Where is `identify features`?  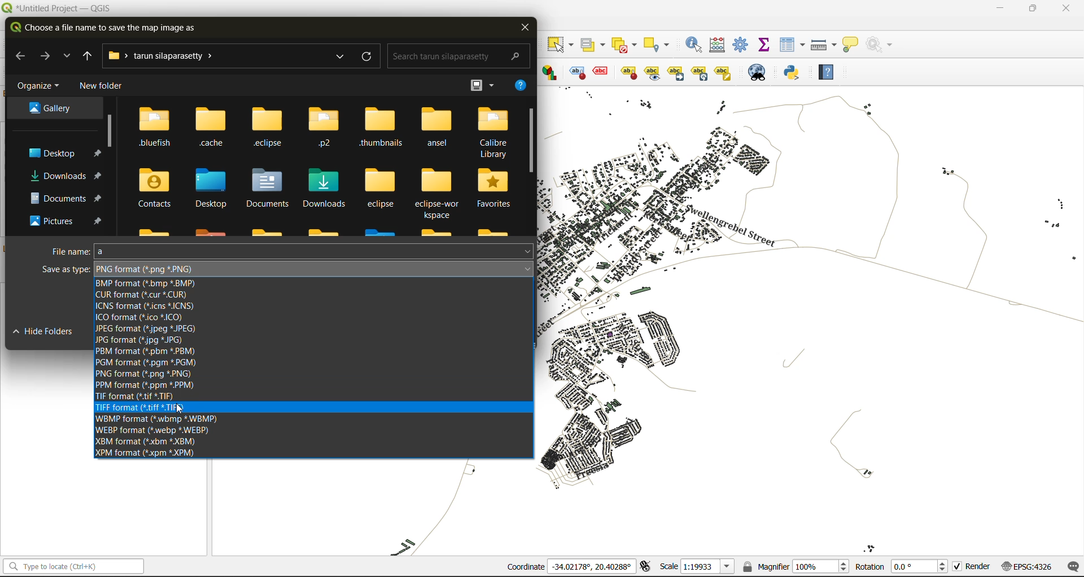 identify features is located at coordinates (695, 44).